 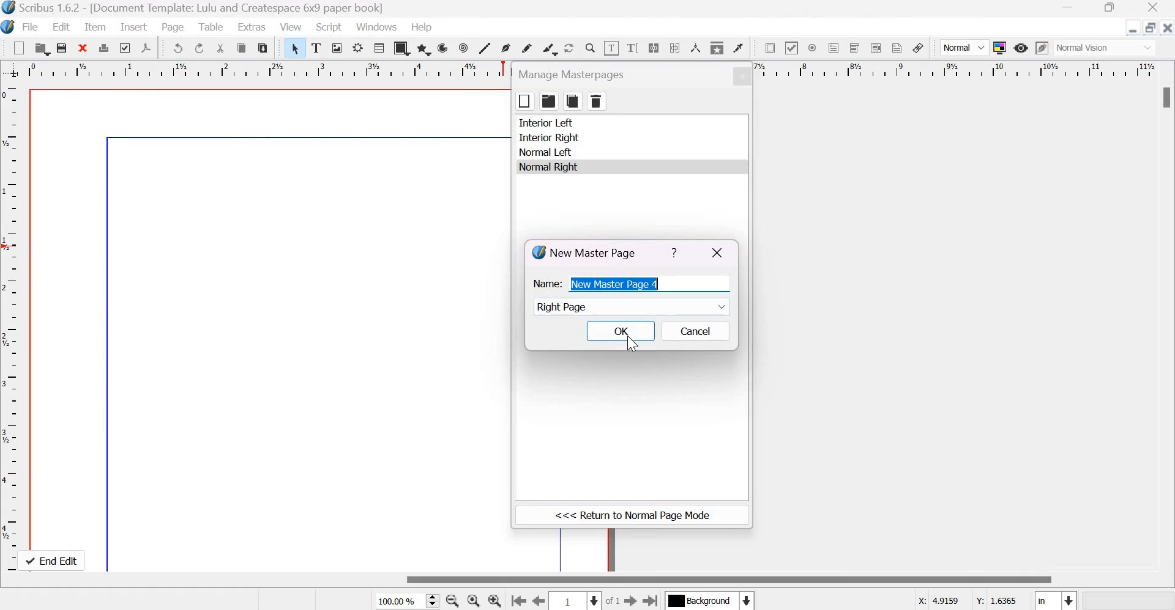 What do you see at coordinates (62, 48) in the screenshot?
I see `save` at bounding box center [62, 48].